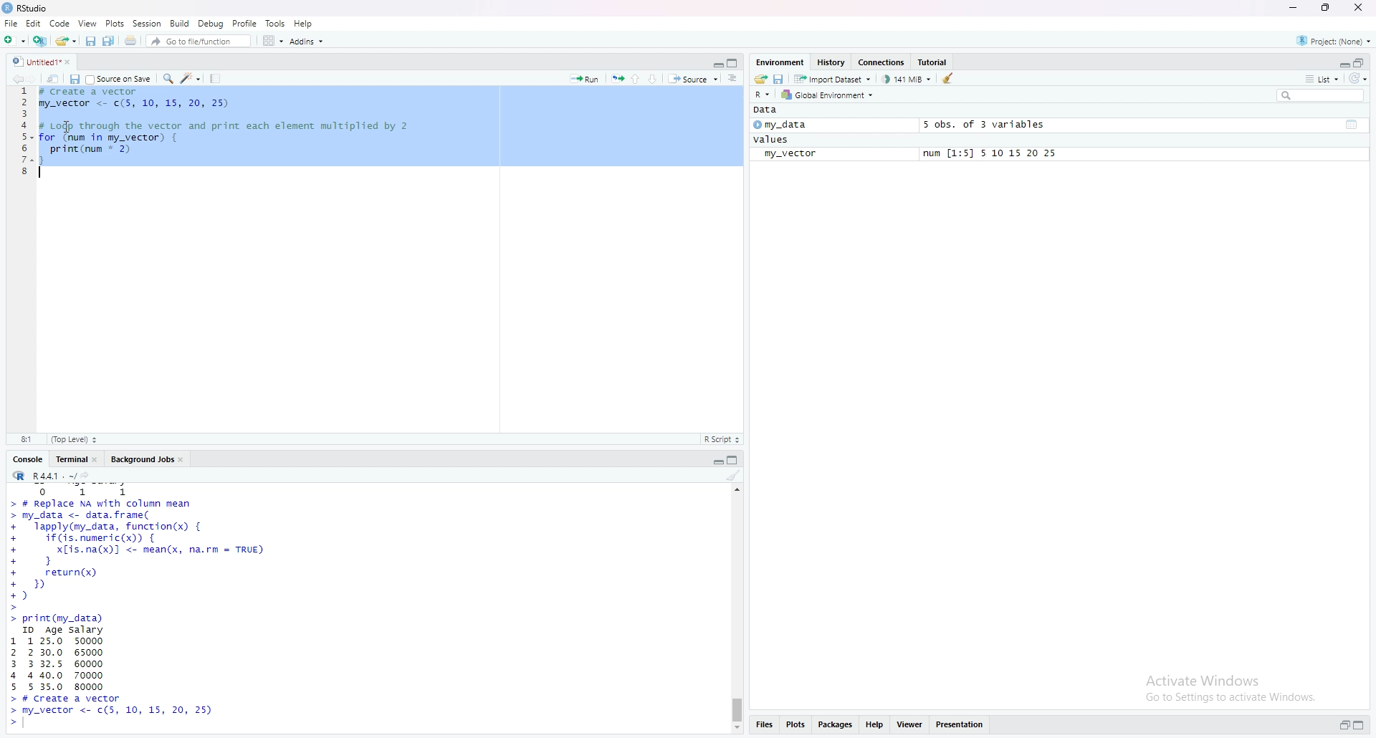 The height and width of the screenshot is (738, 1376). Describe the element at coordinates (120, 78) in the screenshot. I see `source on save` at that location.